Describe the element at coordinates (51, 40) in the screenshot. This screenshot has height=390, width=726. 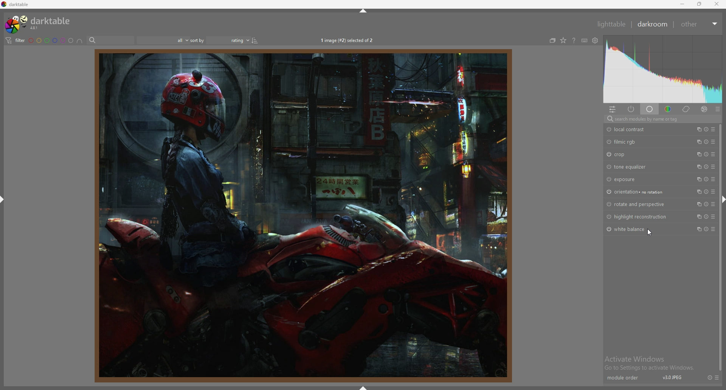
I see `color labels` at that location.